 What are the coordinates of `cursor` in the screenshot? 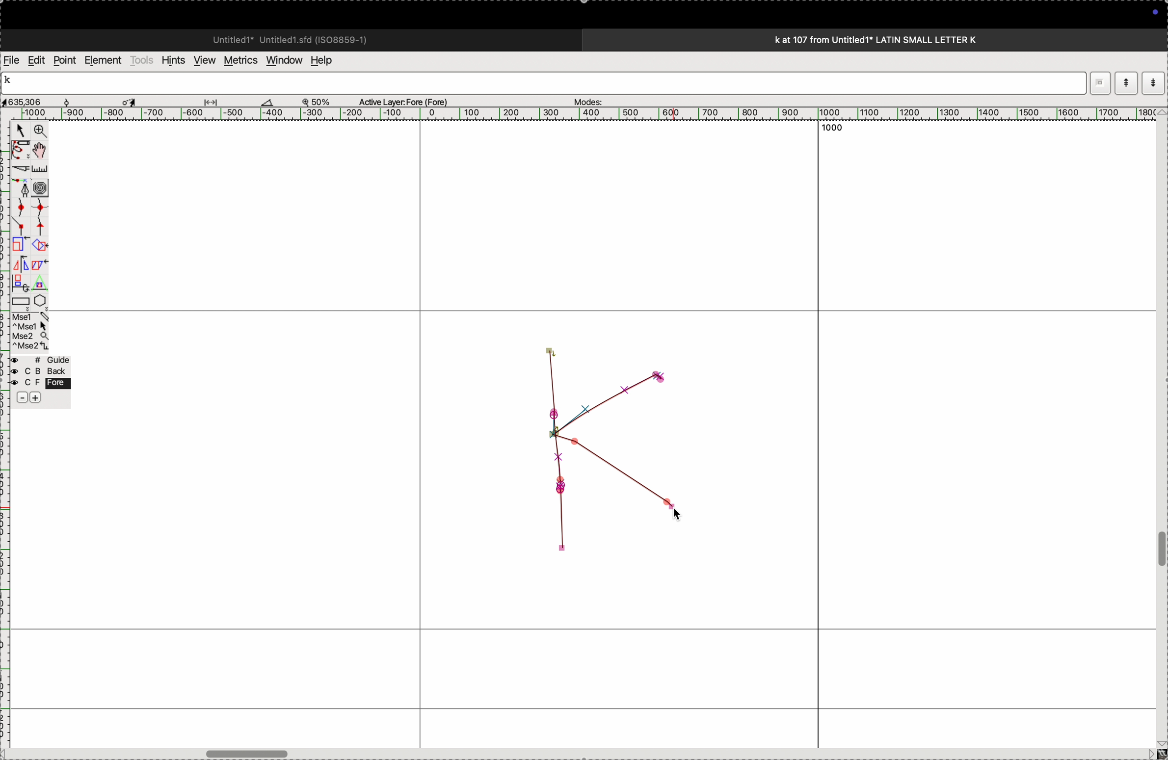 It's located at (132, 101).